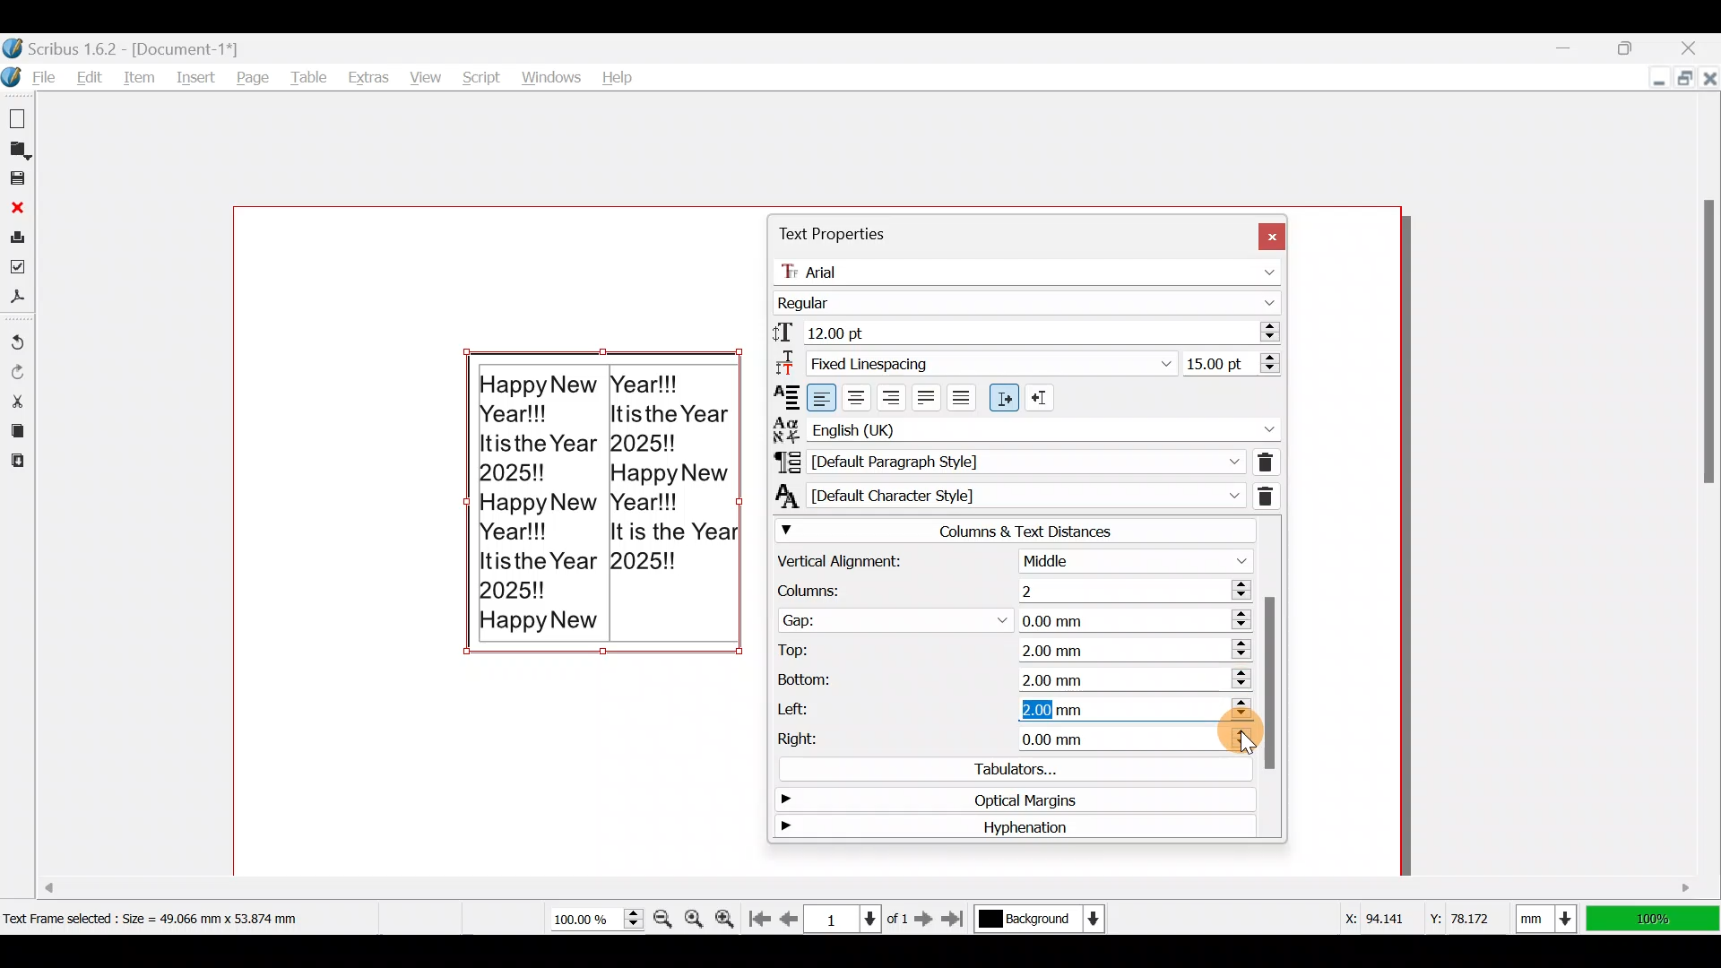 This screenshot has height=968, width=1721. What do you see at coordinates (1265, 460) in the screenshot?
I see `Remove direct paragraph formatting` at bounding box center [1265, 460].